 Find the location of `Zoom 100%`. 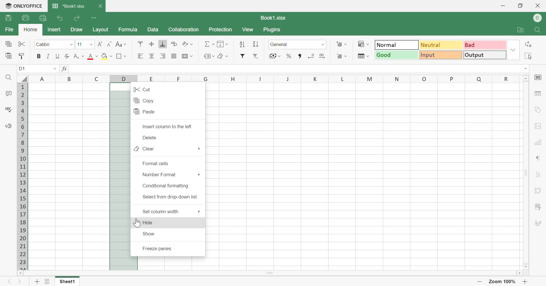

Zoom 100% is located at coordinates (502, 281).